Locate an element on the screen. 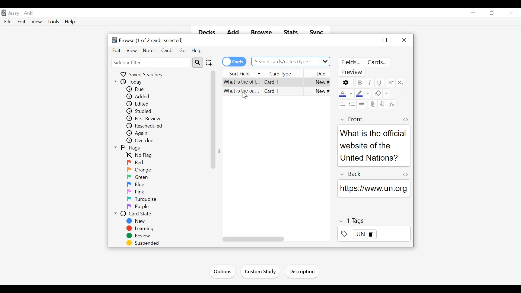 This screenshot has height=293, width=521. superscipt is located at coordinates (390, 82).